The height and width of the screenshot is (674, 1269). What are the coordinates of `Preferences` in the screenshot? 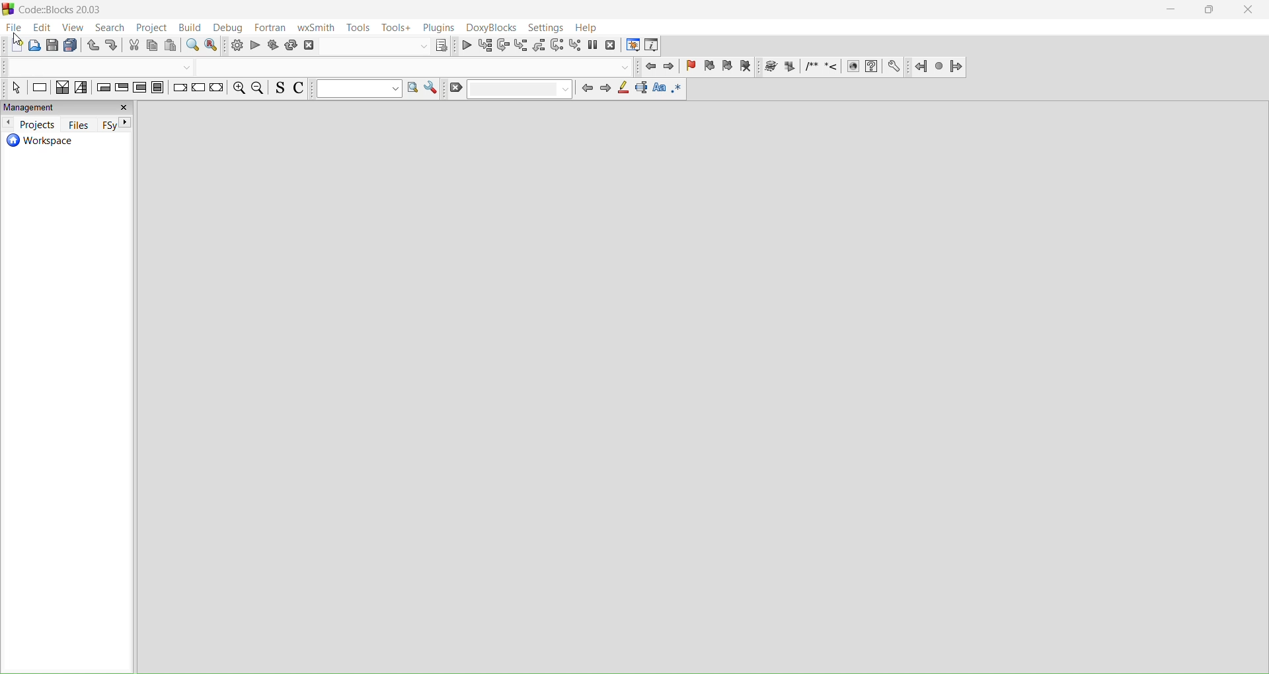 It's located at (895, 66).